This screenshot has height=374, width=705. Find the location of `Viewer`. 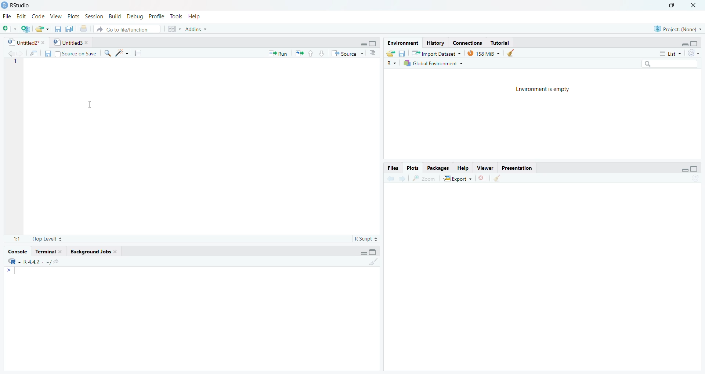

Viewer is located at coordinates (485, 168).